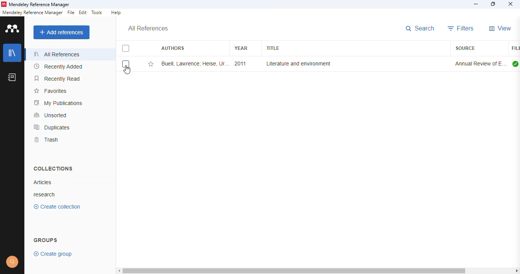 The width and height of the screenshot is (520, 274). Describe the element at coordinates (97, 13) in the screenshot. I see `tools` at that location.